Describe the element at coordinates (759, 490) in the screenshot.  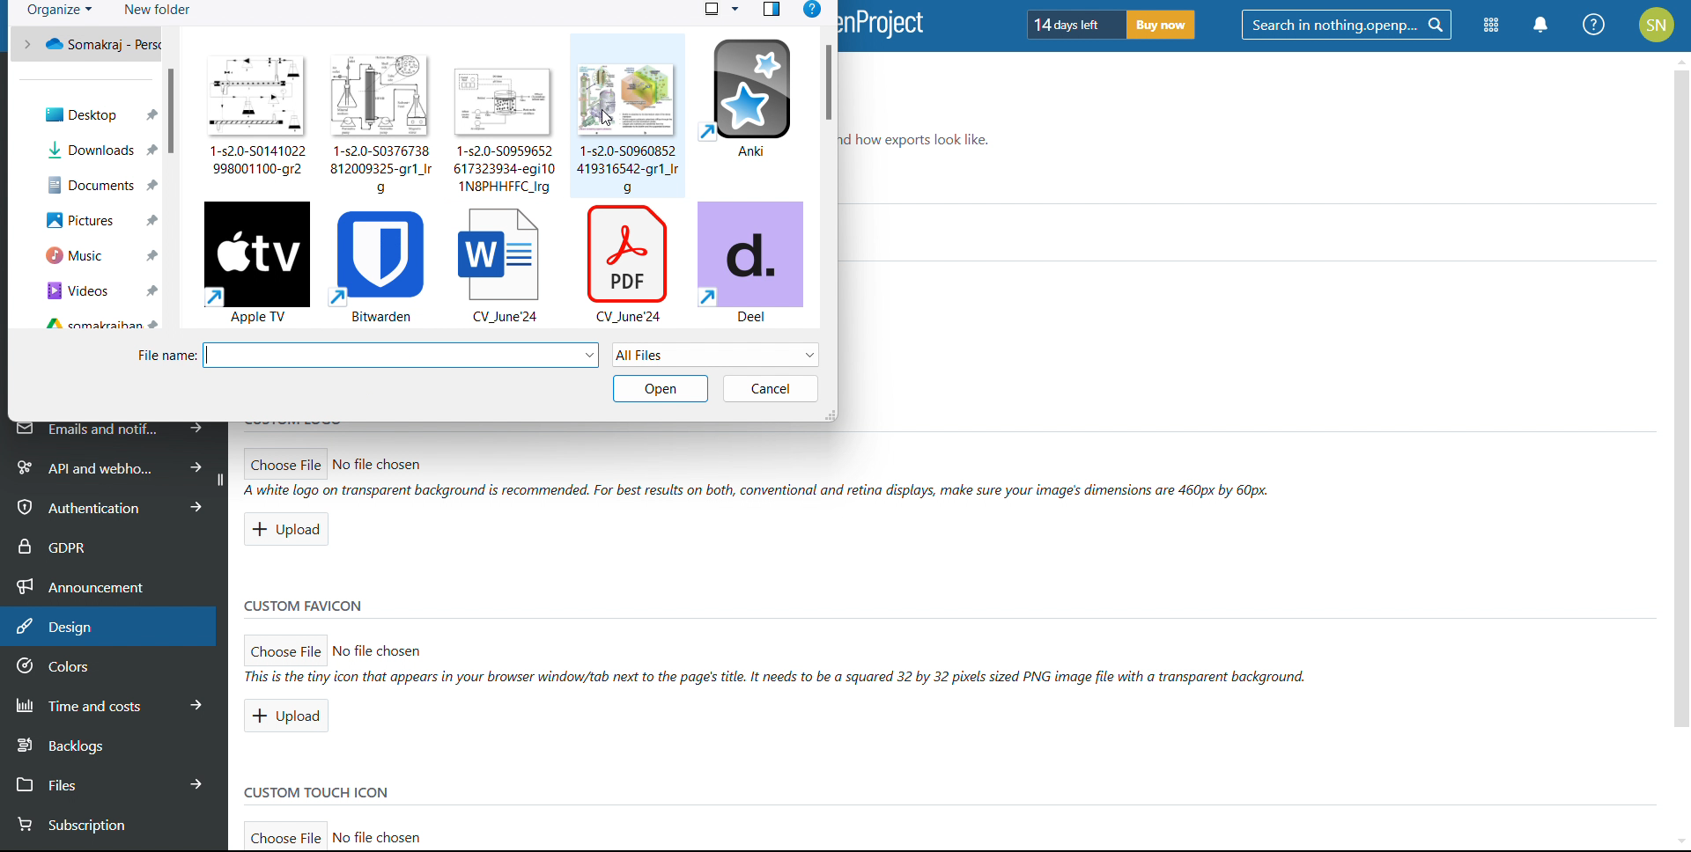
I see `A white logo on transparent background (s recommended. For best results on both, conventional and retina displays, make sure your images dimensions are 460px by 60px.` at that location.